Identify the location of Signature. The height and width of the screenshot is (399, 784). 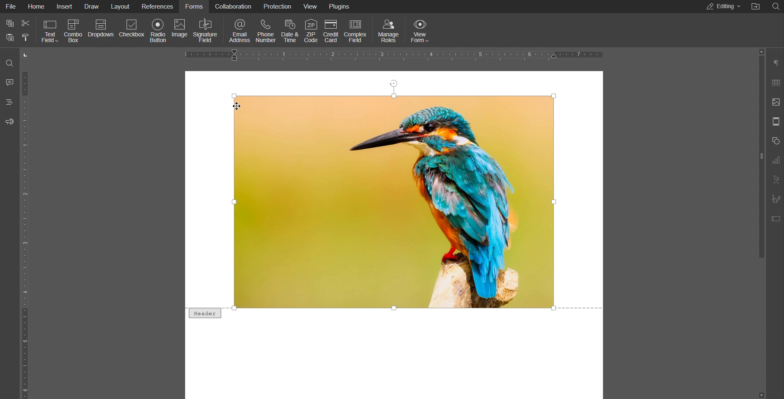
(775, 199).